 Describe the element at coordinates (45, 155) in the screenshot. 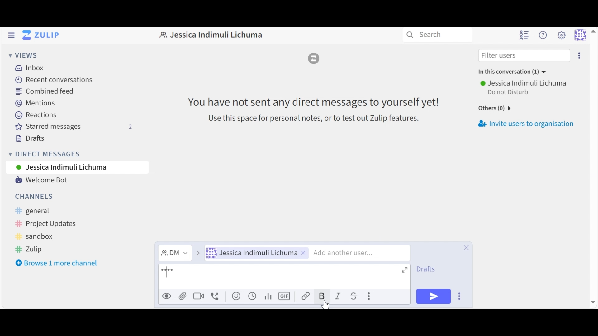

I see `Direct messages` at that location.